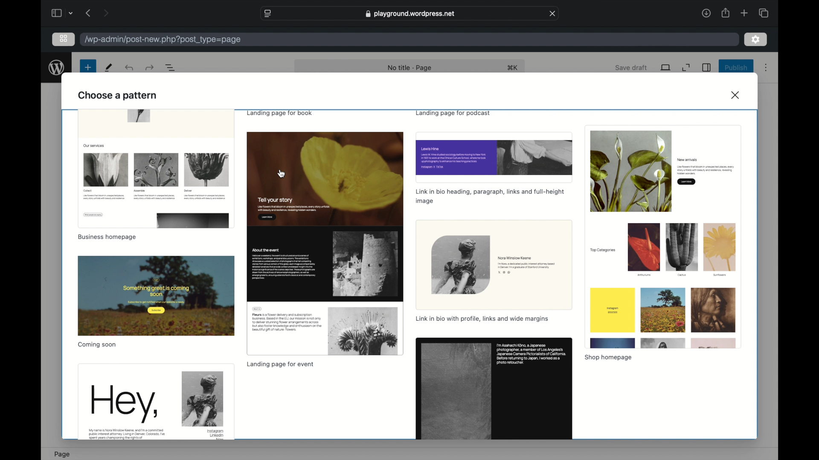 This screenshot has width=819, height=460. I want to click on sidebar, so click(706, 67).